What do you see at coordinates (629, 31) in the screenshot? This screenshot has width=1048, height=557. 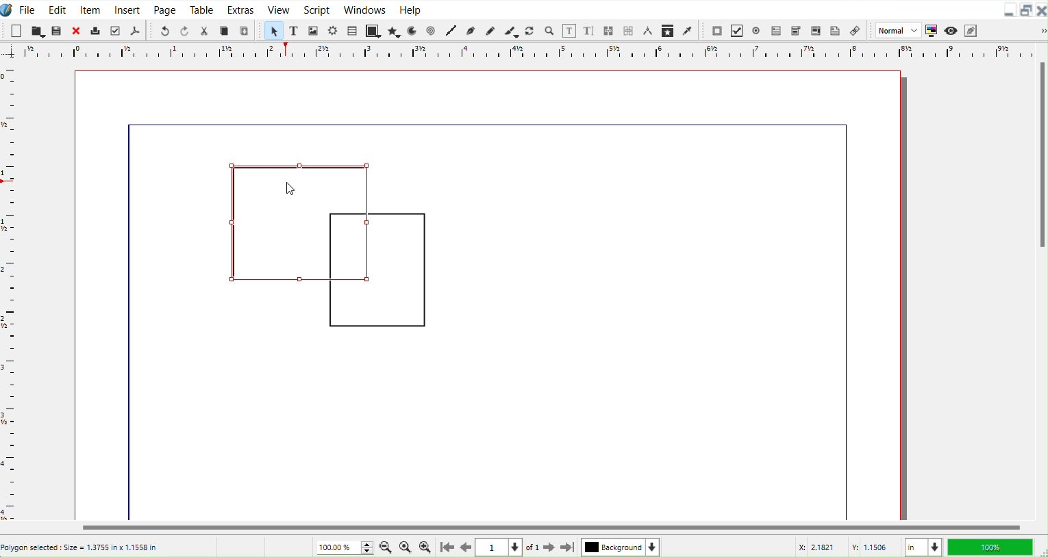 I see `Unlink frame work` at bounding box center [629, 31].